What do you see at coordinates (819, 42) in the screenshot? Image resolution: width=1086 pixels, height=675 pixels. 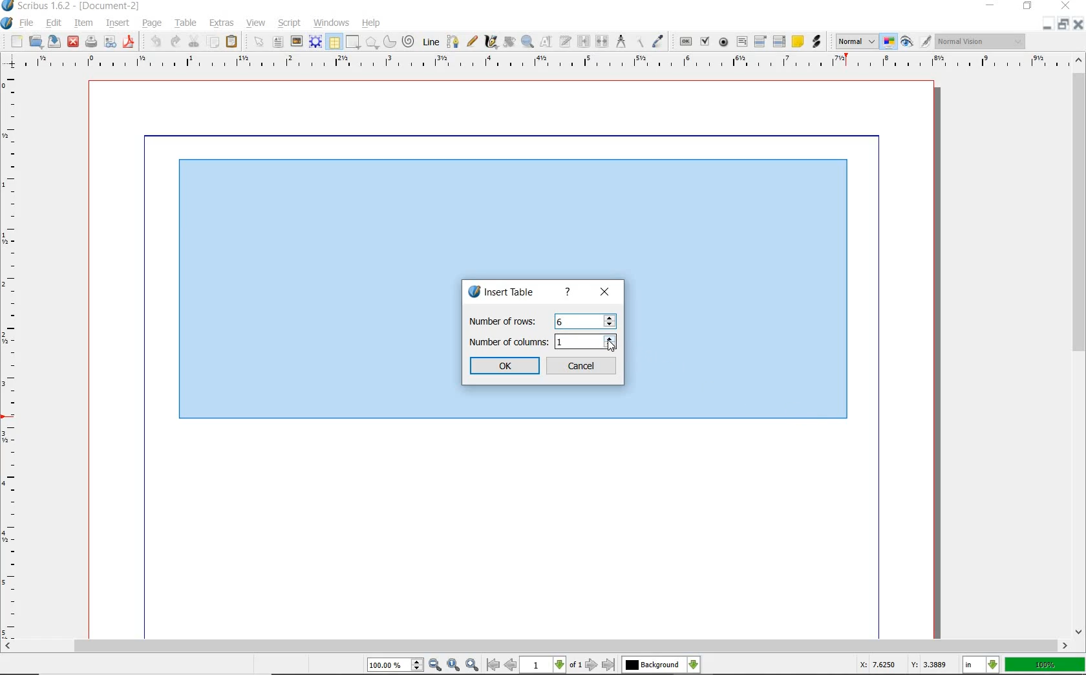 I see `link annotation` at bounding box center [819, 42].